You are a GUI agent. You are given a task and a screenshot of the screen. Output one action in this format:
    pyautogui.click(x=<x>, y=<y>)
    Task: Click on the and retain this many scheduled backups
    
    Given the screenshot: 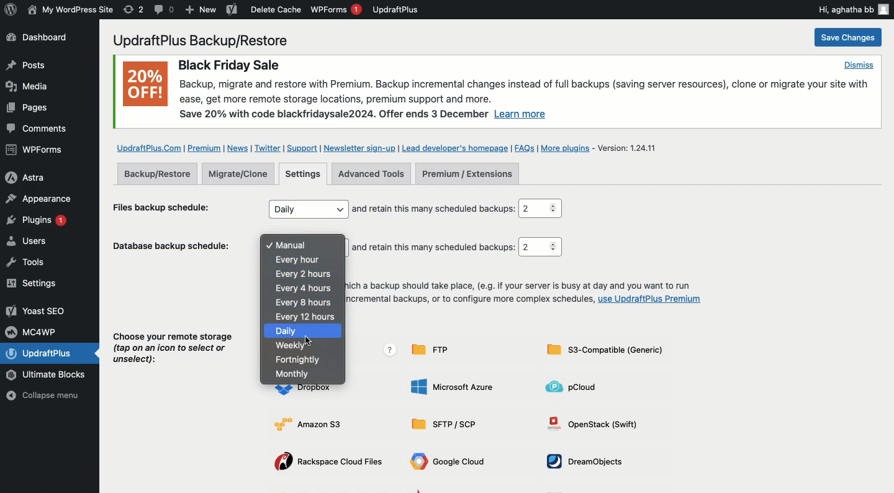 What is the action you would take?
    pyautogui.click(x=433, y=209)
    